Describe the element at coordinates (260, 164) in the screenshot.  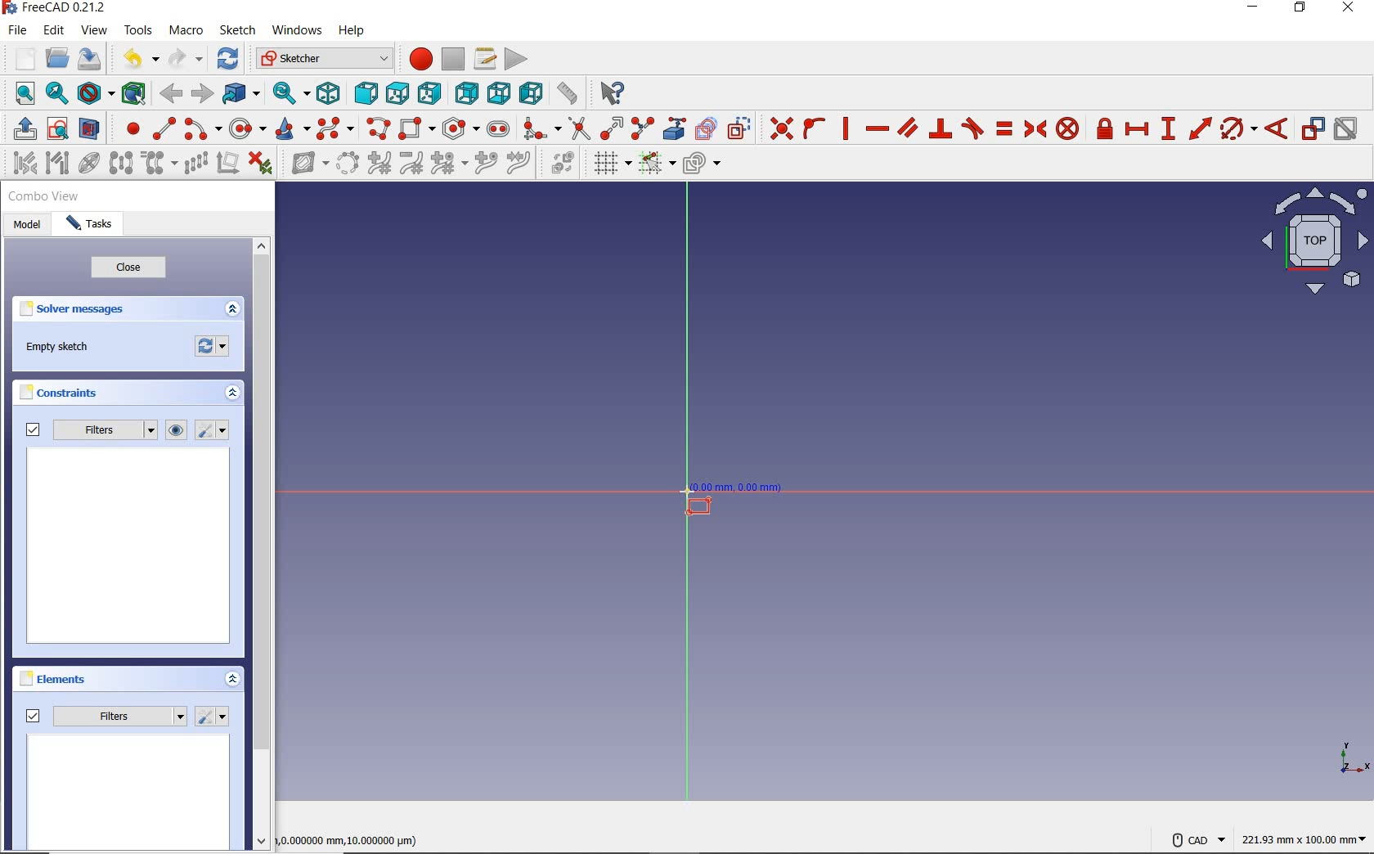
I see `delete all constraints` at that location.